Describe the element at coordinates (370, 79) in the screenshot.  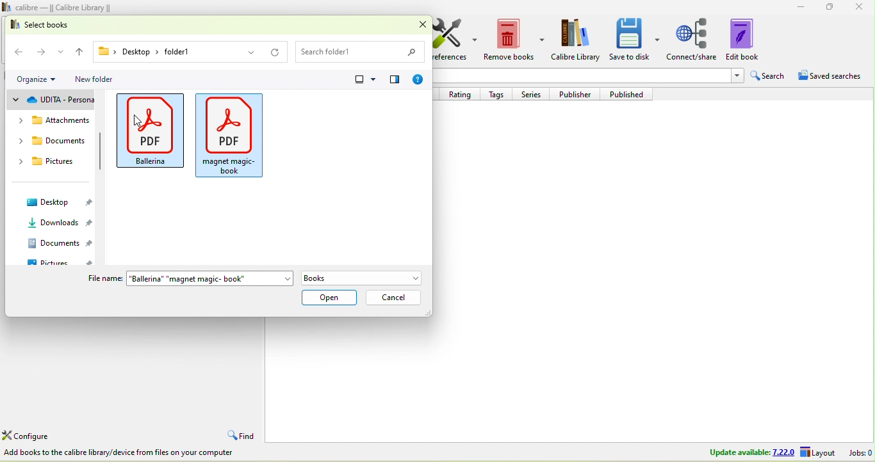
I see `view` at that location.